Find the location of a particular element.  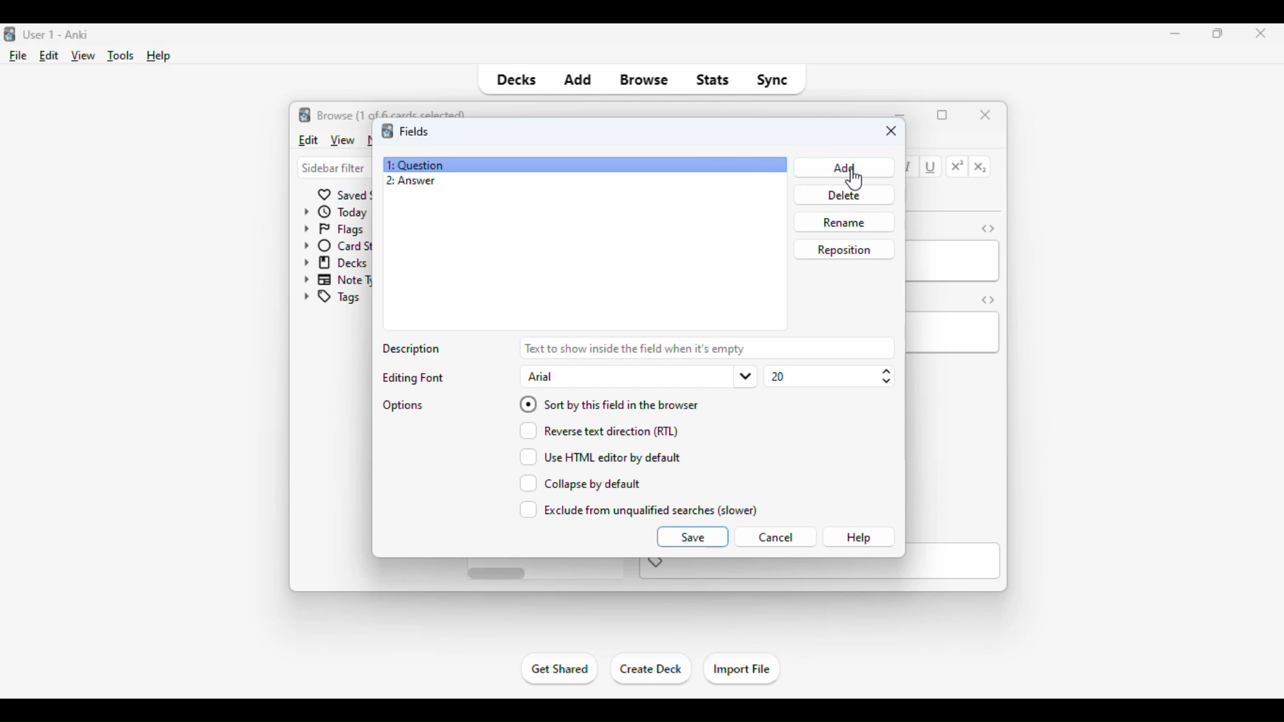

cursor is located at coordinates (853, 180).